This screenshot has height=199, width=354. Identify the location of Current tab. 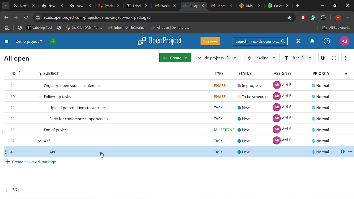
(191, 6).